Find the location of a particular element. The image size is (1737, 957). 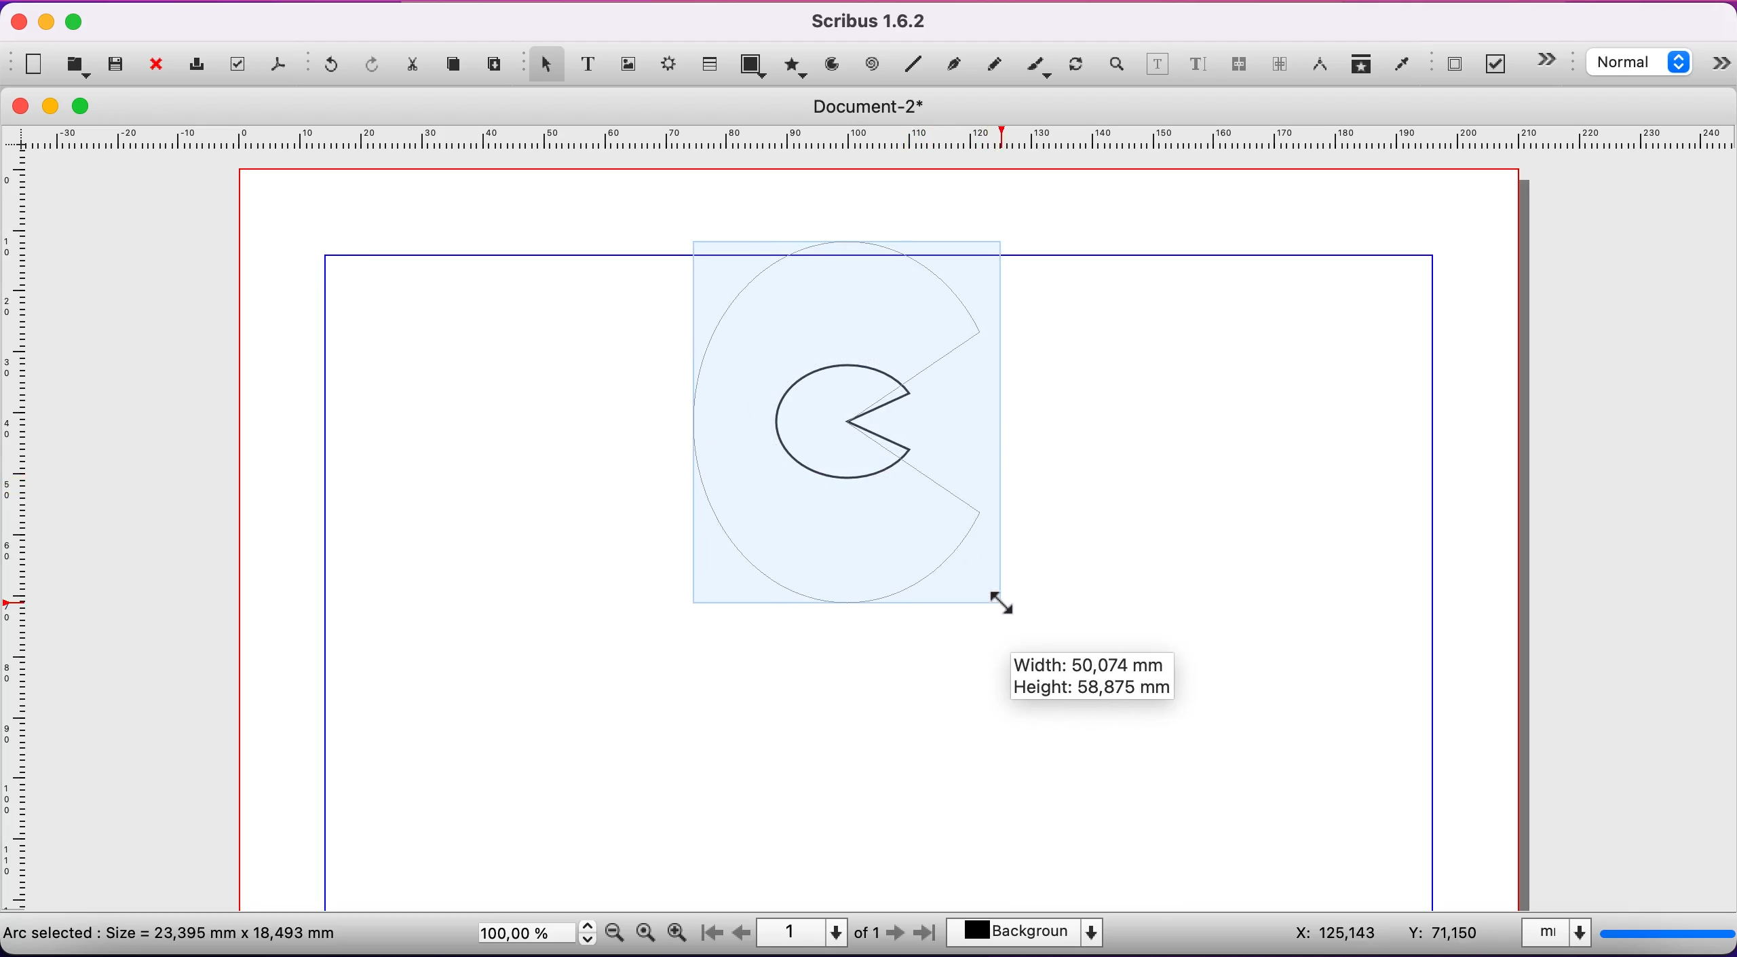

preflight verifier is located at coordinates (241, 64).